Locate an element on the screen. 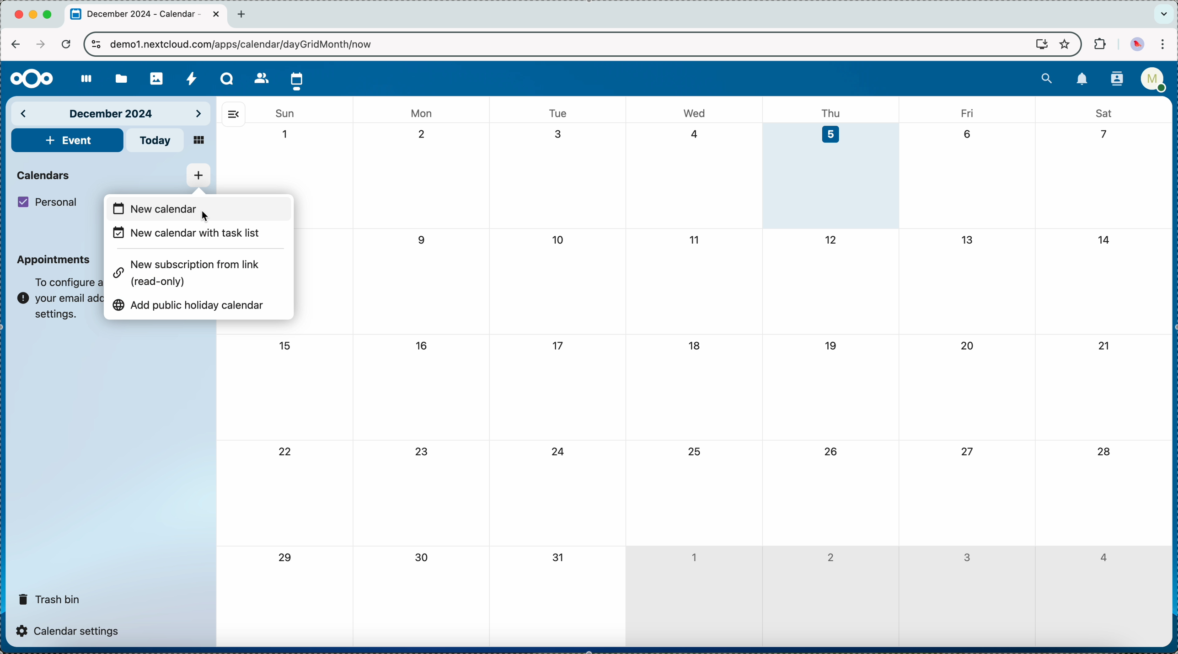 Image resolution: width=1178 pixels, height=654 pixels. december 2024 is located at coordinates (112, 112).